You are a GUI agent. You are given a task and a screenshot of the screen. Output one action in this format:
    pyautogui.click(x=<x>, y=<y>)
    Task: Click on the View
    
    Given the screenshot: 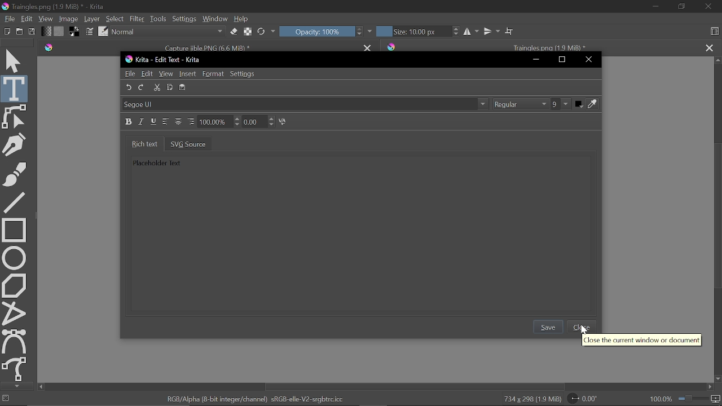 What is the action you would take?
    pyautogui.click(x=166, y=74)
    